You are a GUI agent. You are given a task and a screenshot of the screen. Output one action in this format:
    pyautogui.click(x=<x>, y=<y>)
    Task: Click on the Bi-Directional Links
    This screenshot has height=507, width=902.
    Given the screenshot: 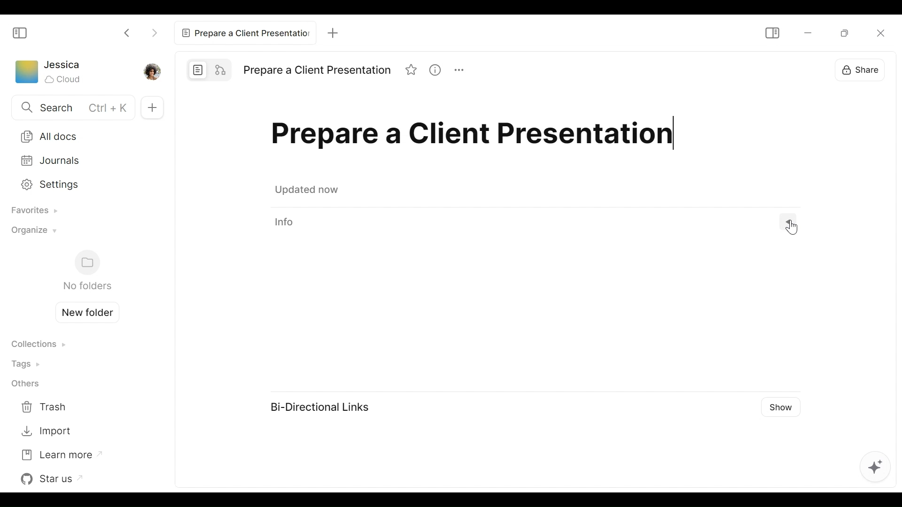 What is the action you would take?
    pyautogui.click(x=320, y=407)
    